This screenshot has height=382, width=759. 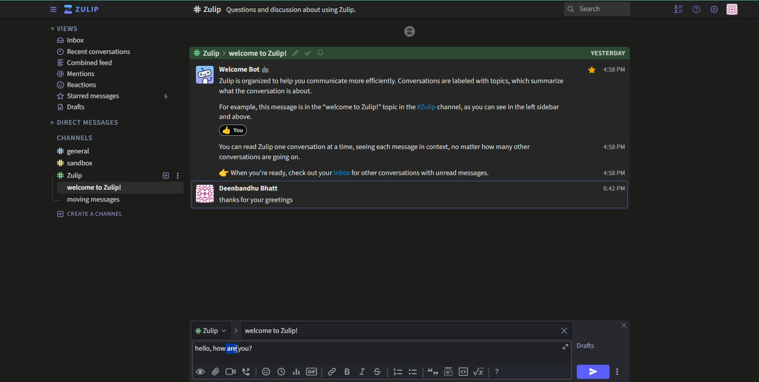 What do you see at coordinates (67, 29) in the screenshot?
I see `views` at bounding box center [67, 29].